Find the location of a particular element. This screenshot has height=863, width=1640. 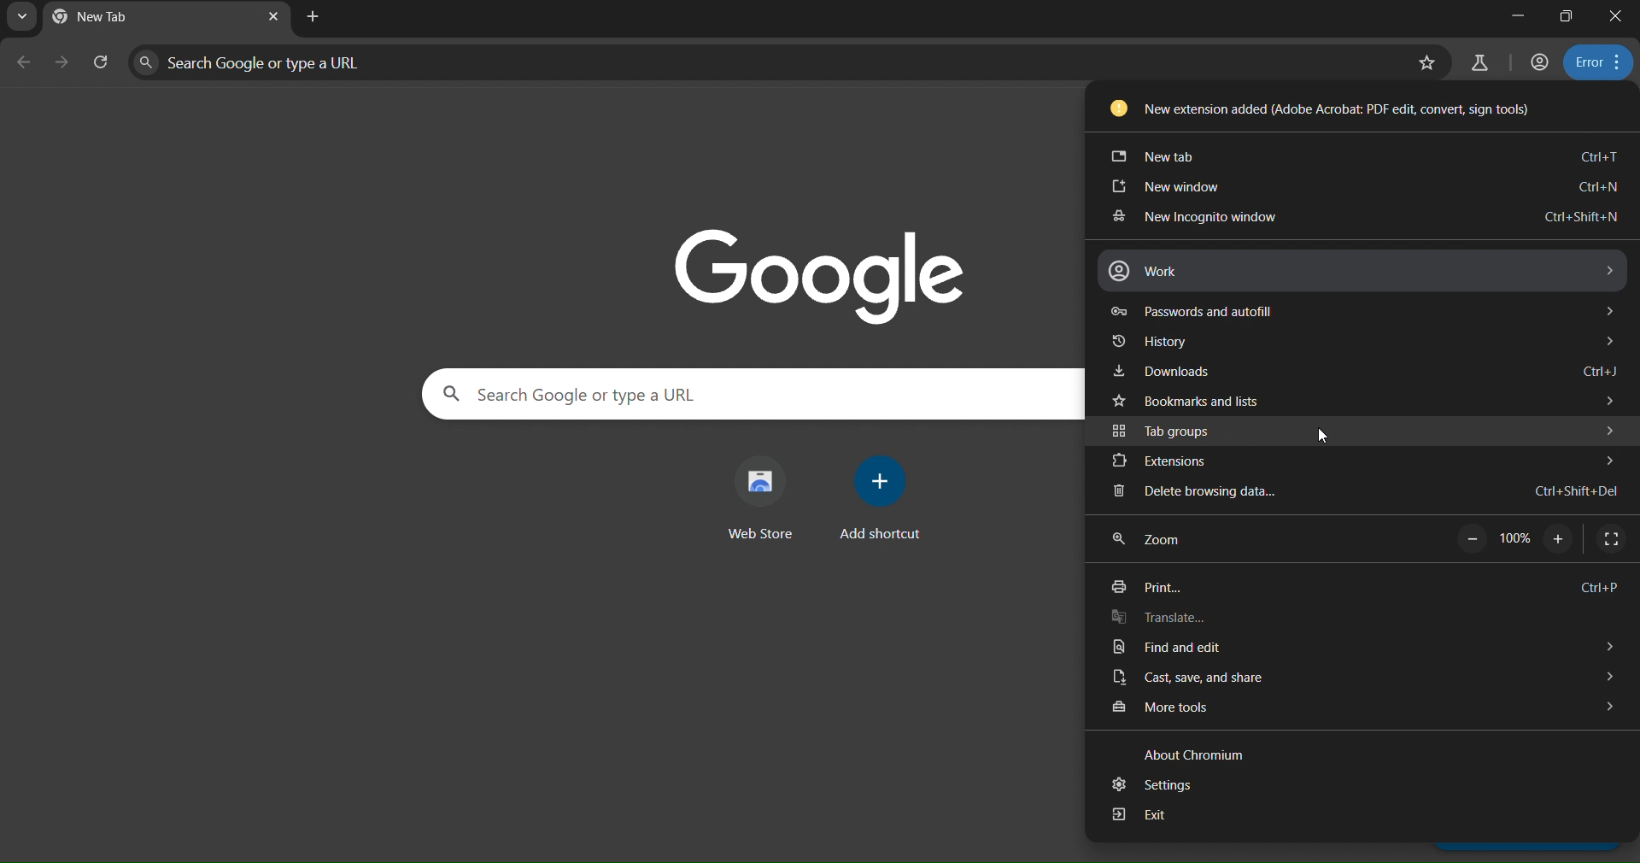

zoom out is located at coordinates (1472, 540).